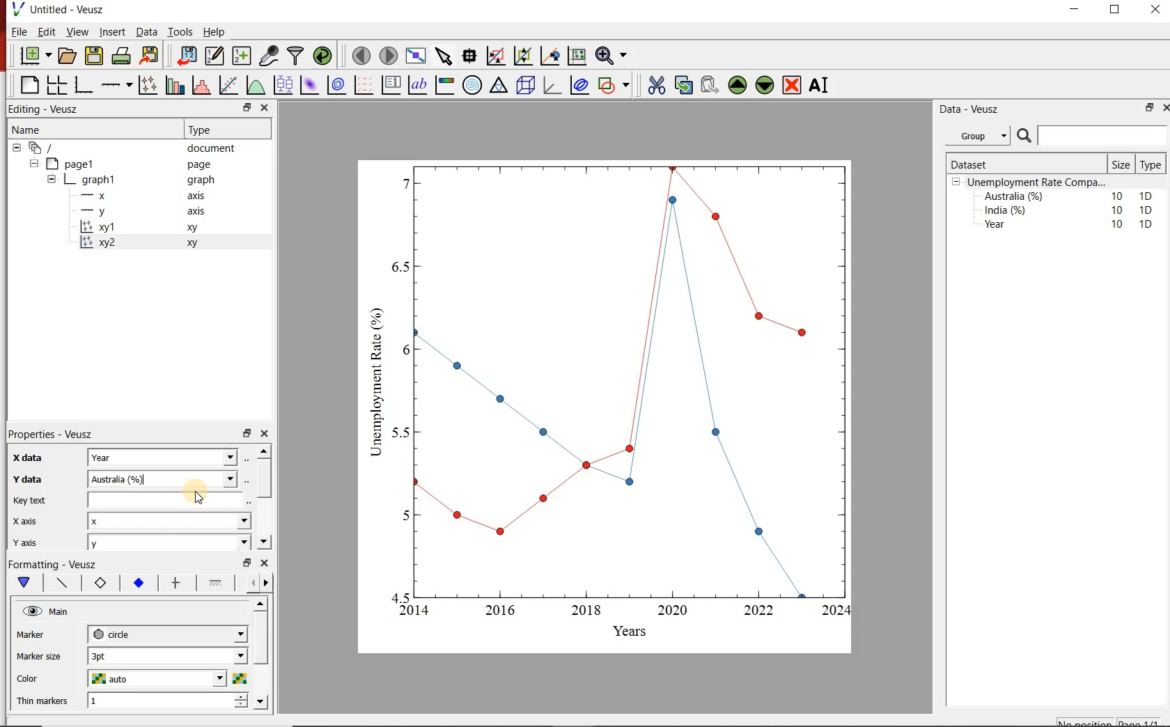  Describe the element at coordinates (84, 85) in the screenshot. I see `base graphs` at that location.